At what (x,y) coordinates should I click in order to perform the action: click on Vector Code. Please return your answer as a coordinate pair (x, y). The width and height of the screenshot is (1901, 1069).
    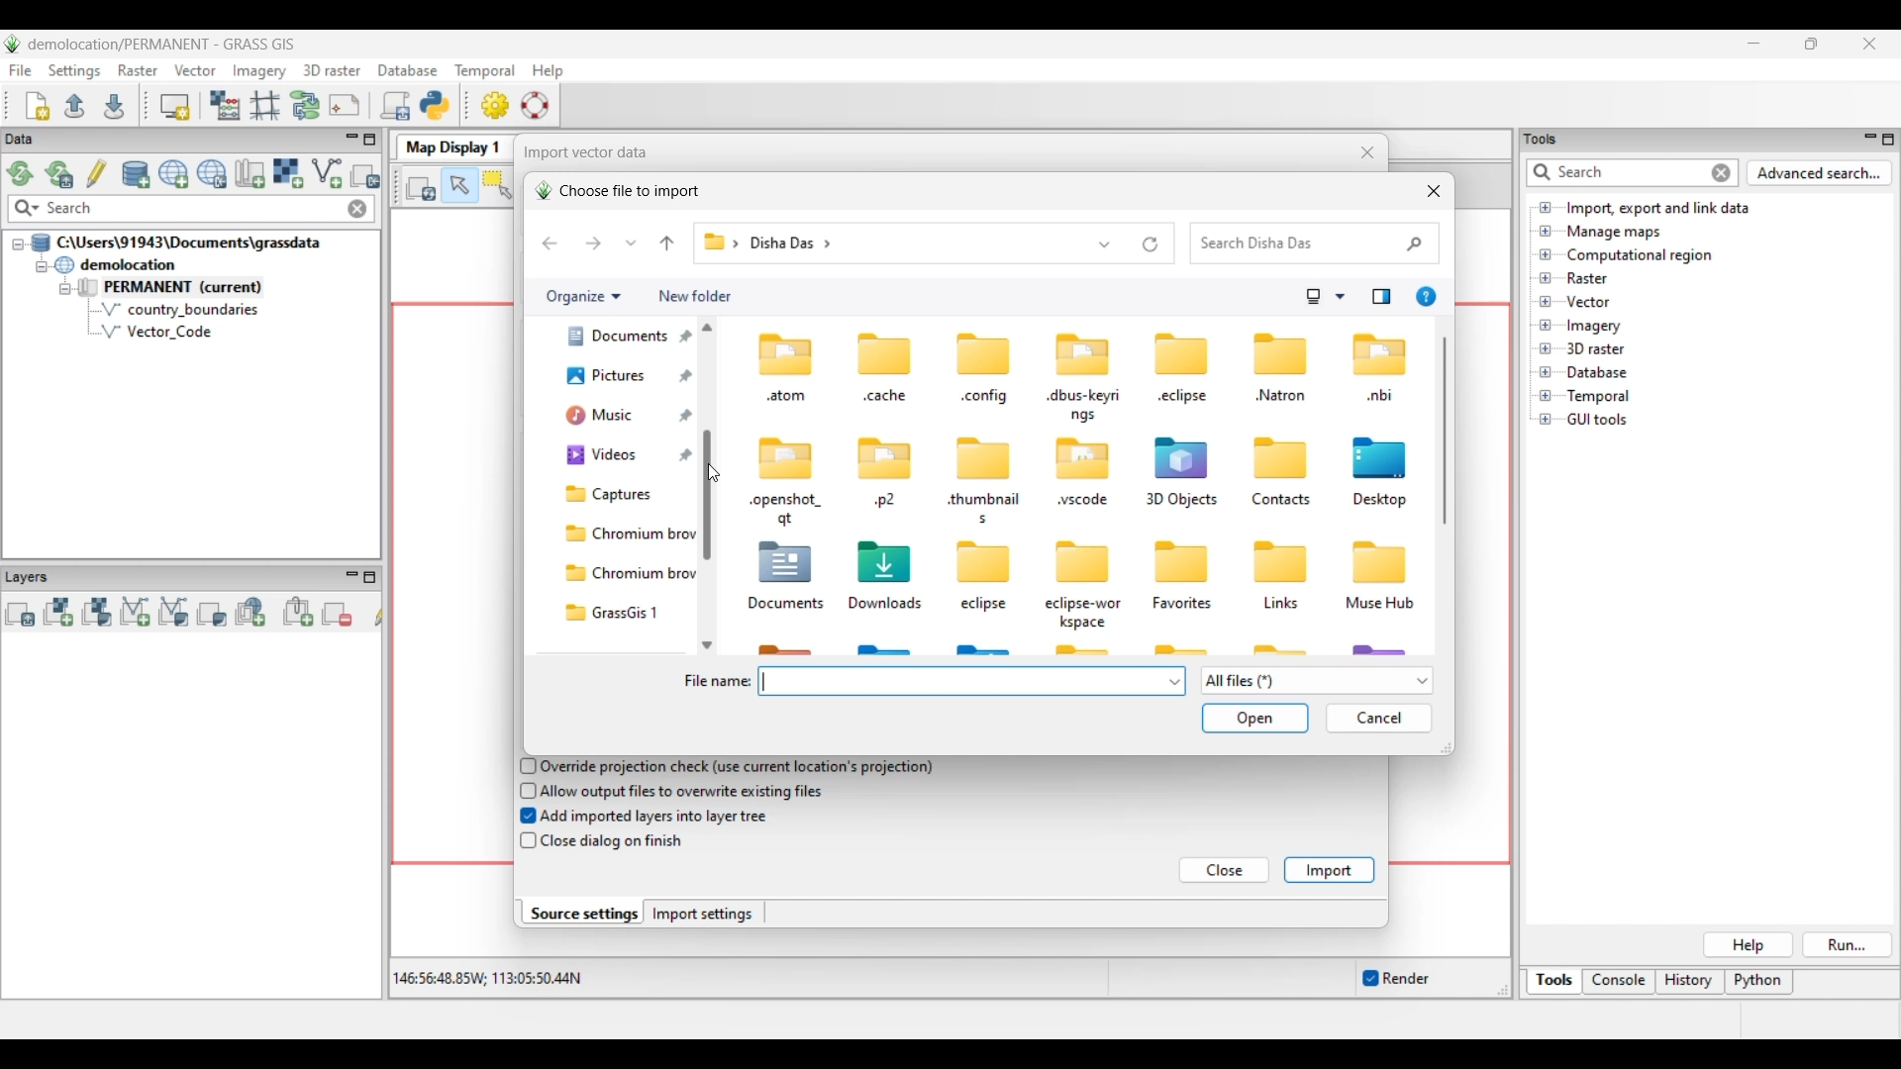
    Looking at the image, I should click on (167, 331).